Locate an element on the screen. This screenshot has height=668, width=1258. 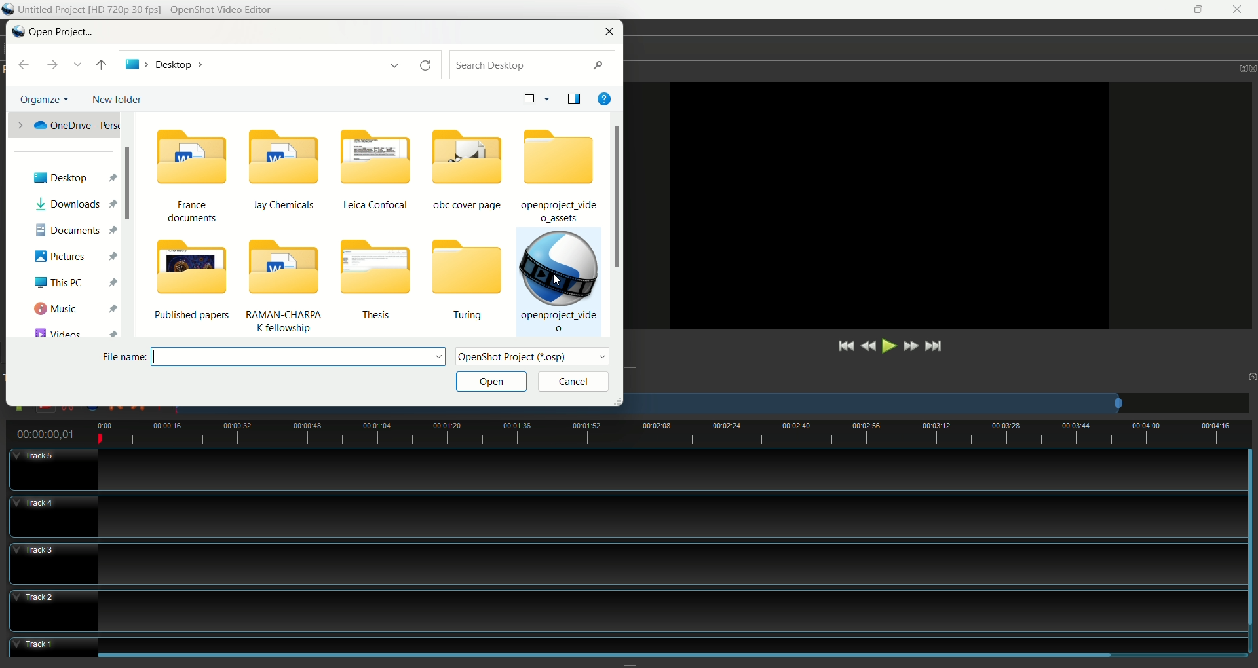
downloads is located at coordinates (75, 203).